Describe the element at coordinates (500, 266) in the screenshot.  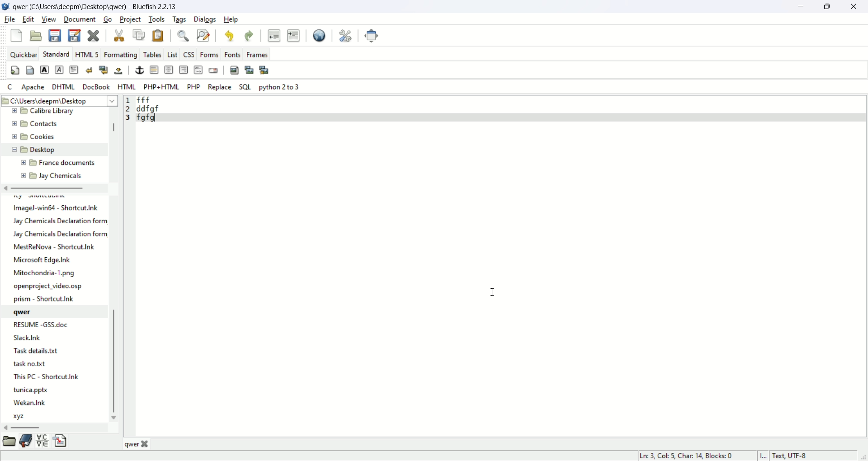
I see `workspace` at that location.